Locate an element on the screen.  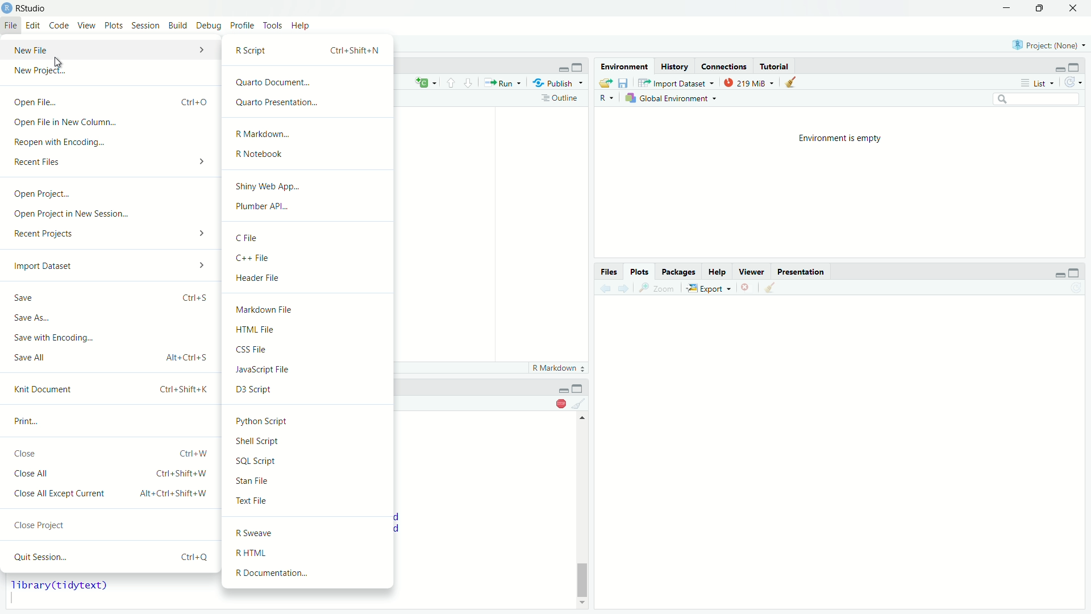
Open Project... is located at coordinates (110, 195).